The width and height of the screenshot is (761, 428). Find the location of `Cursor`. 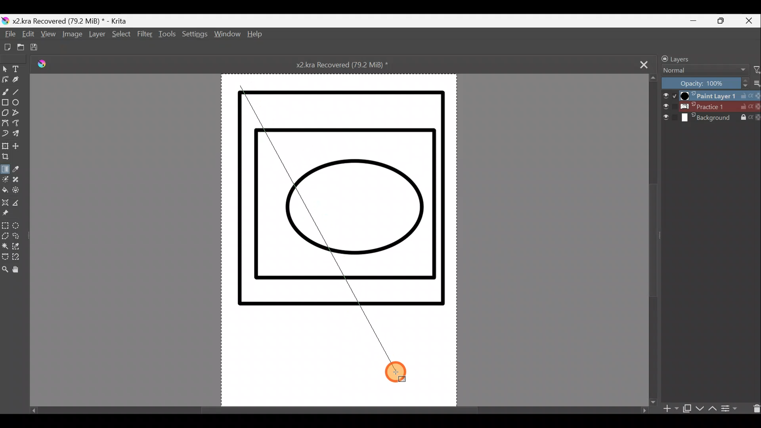

Cursor is located at coordinates (397, 369).